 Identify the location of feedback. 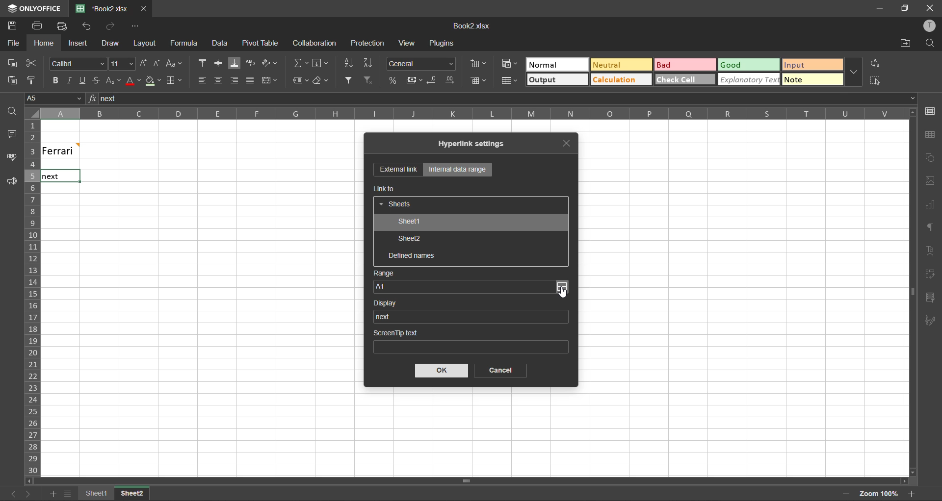
(13, 184).